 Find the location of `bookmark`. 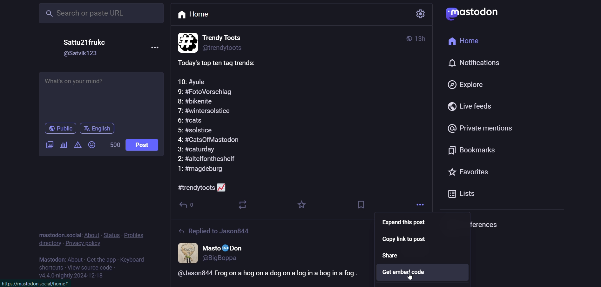

bookmark is located at coordinates (363, 206).